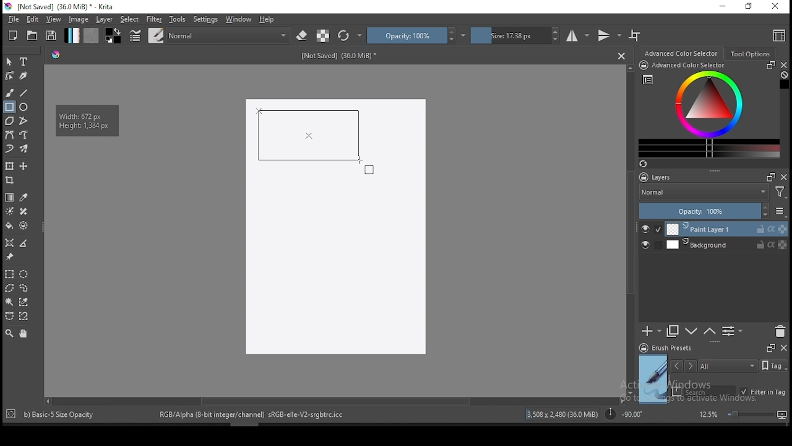 The height and width of the screenshot is (446, 792). Describe the element at coordinates (783, 347) in the screenshot. I see `close docker` at that location.